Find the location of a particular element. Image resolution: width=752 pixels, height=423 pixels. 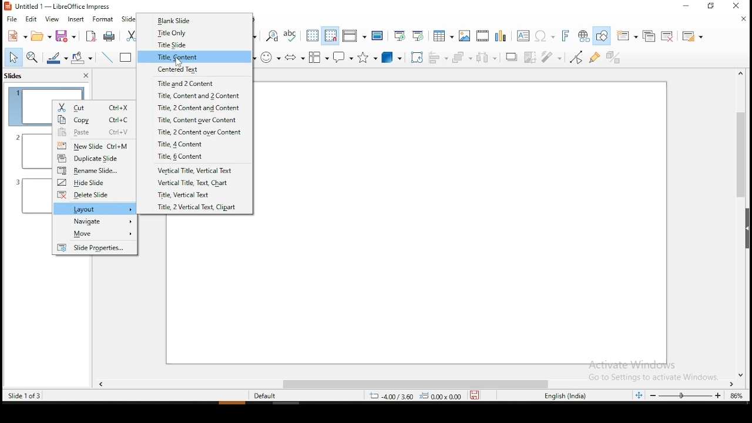

vertical title, text, chart is located at coordinates (197, 182).